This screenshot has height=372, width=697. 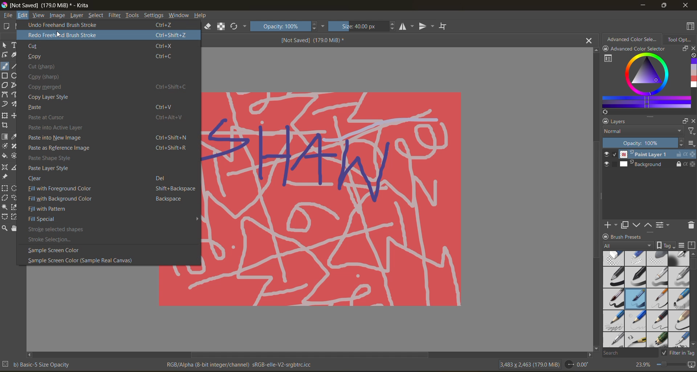 I want to click on vertical scroll bar, so click(x=595, y=203).